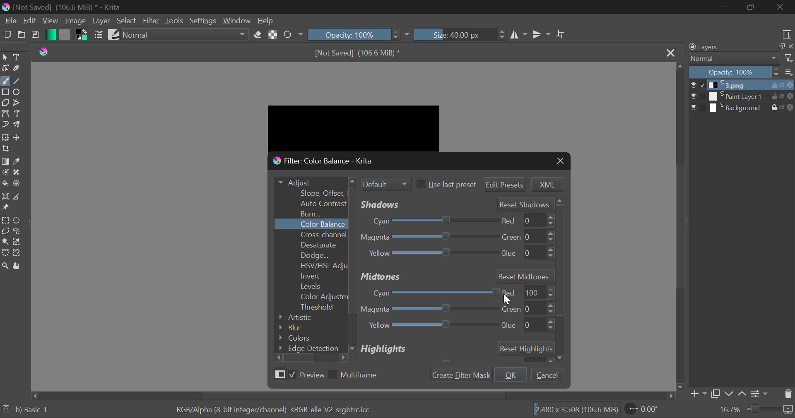 The image size is (795, 418). Describe the element at coordinates (5, 266) in the screenshot. I see `Zoom` at that location.